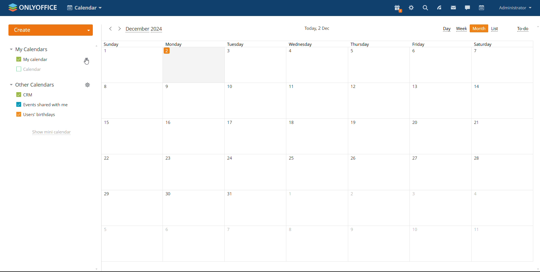 Image resolution: width=540 pixels, height=272 pixels. What do you see at coordinates (87, 85) in the screenshot?
I see `manage` at bounding box center [87, 85].